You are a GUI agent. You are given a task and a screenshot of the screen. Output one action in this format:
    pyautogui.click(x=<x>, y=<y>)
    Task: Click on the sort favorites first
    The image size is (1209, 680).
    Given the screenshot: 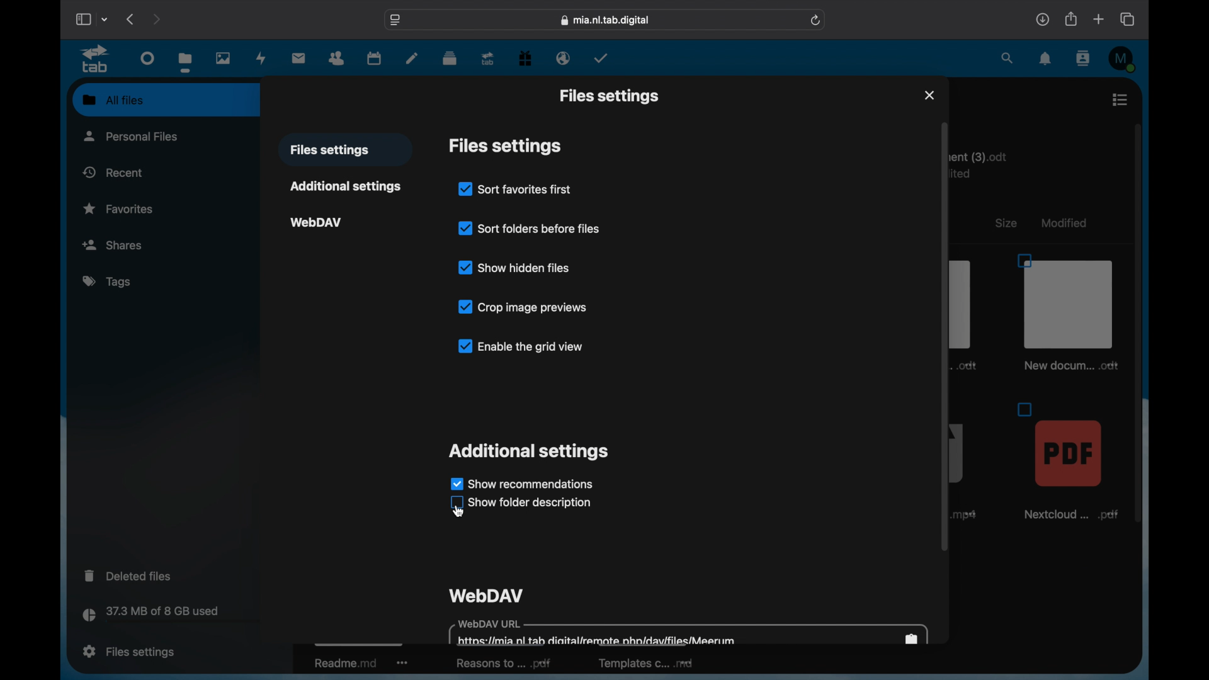 What is the action you would take?
    pyautogui.click(x=514, y=189)
    